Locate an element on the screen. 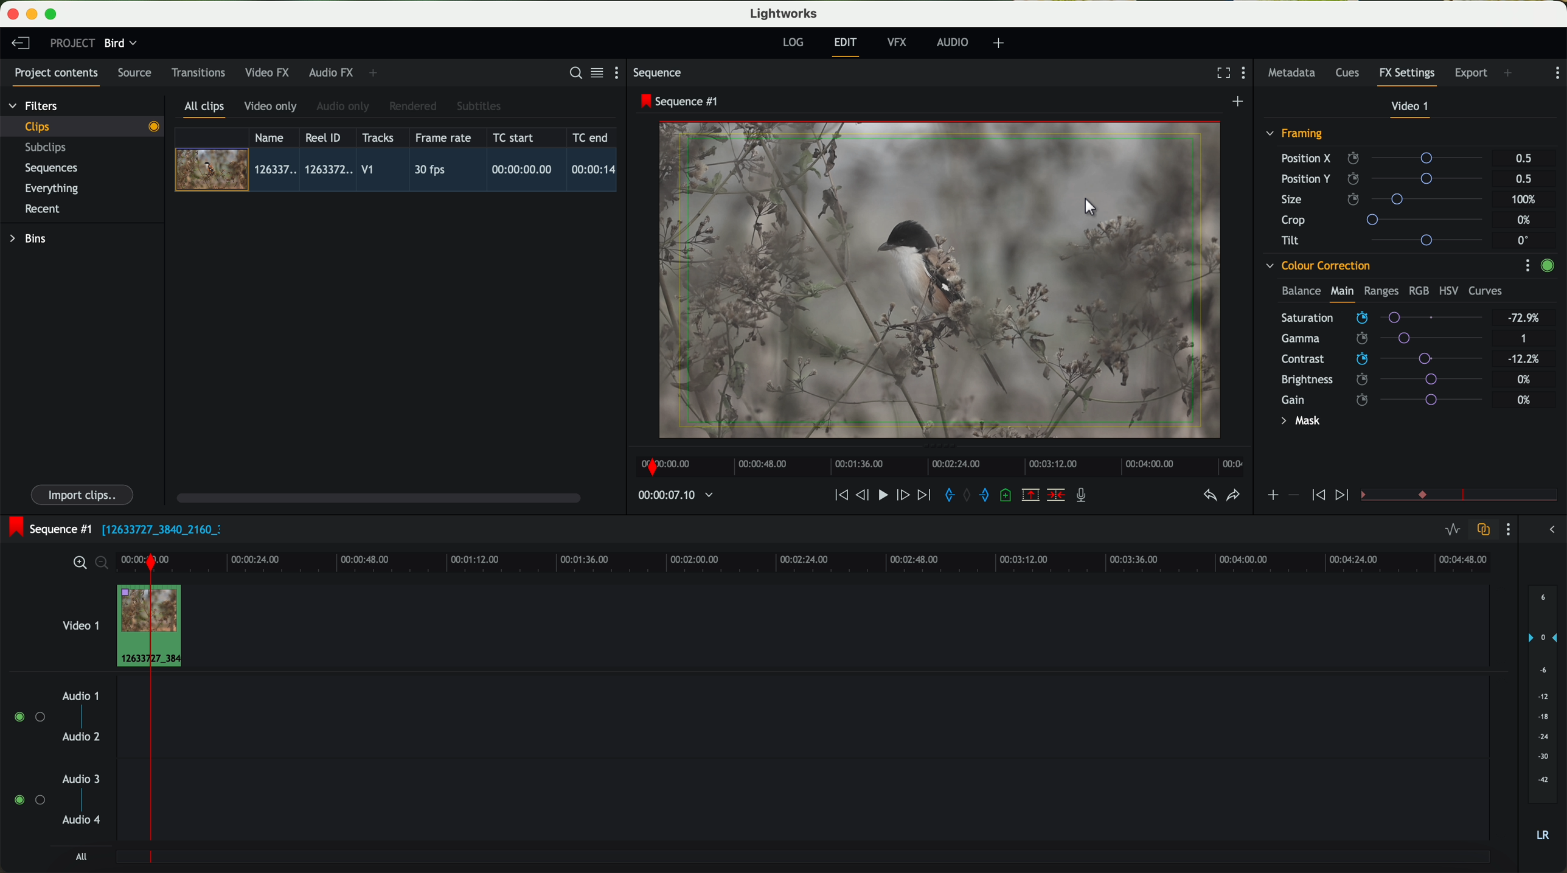 The height and width of the screenshot is (873, 1567). RGB is located at coordinates (1418, 290).